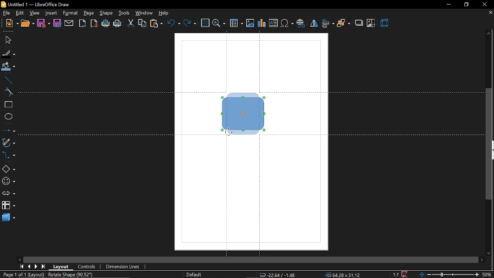  What do you see at coordinates (71, 14) in the screenshot?
I see `format` at bounding box center [71, 14].